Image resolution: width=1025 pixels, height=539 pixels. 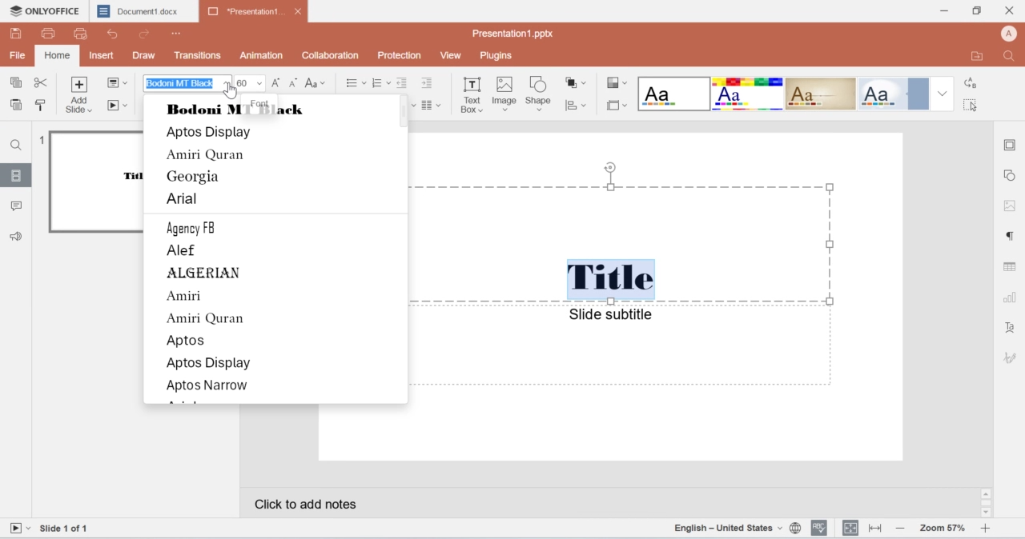 What do you see at coordinates (819, 529) in the screenshot?
I see `spell check` at bounding box center [819, 529].